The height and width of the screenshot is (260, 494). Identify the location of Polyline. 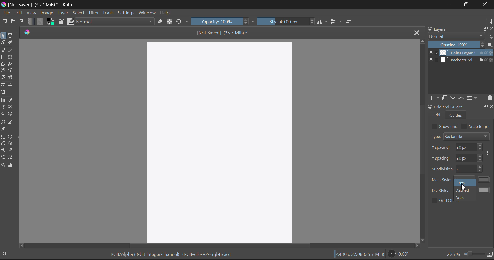
(12, 64).